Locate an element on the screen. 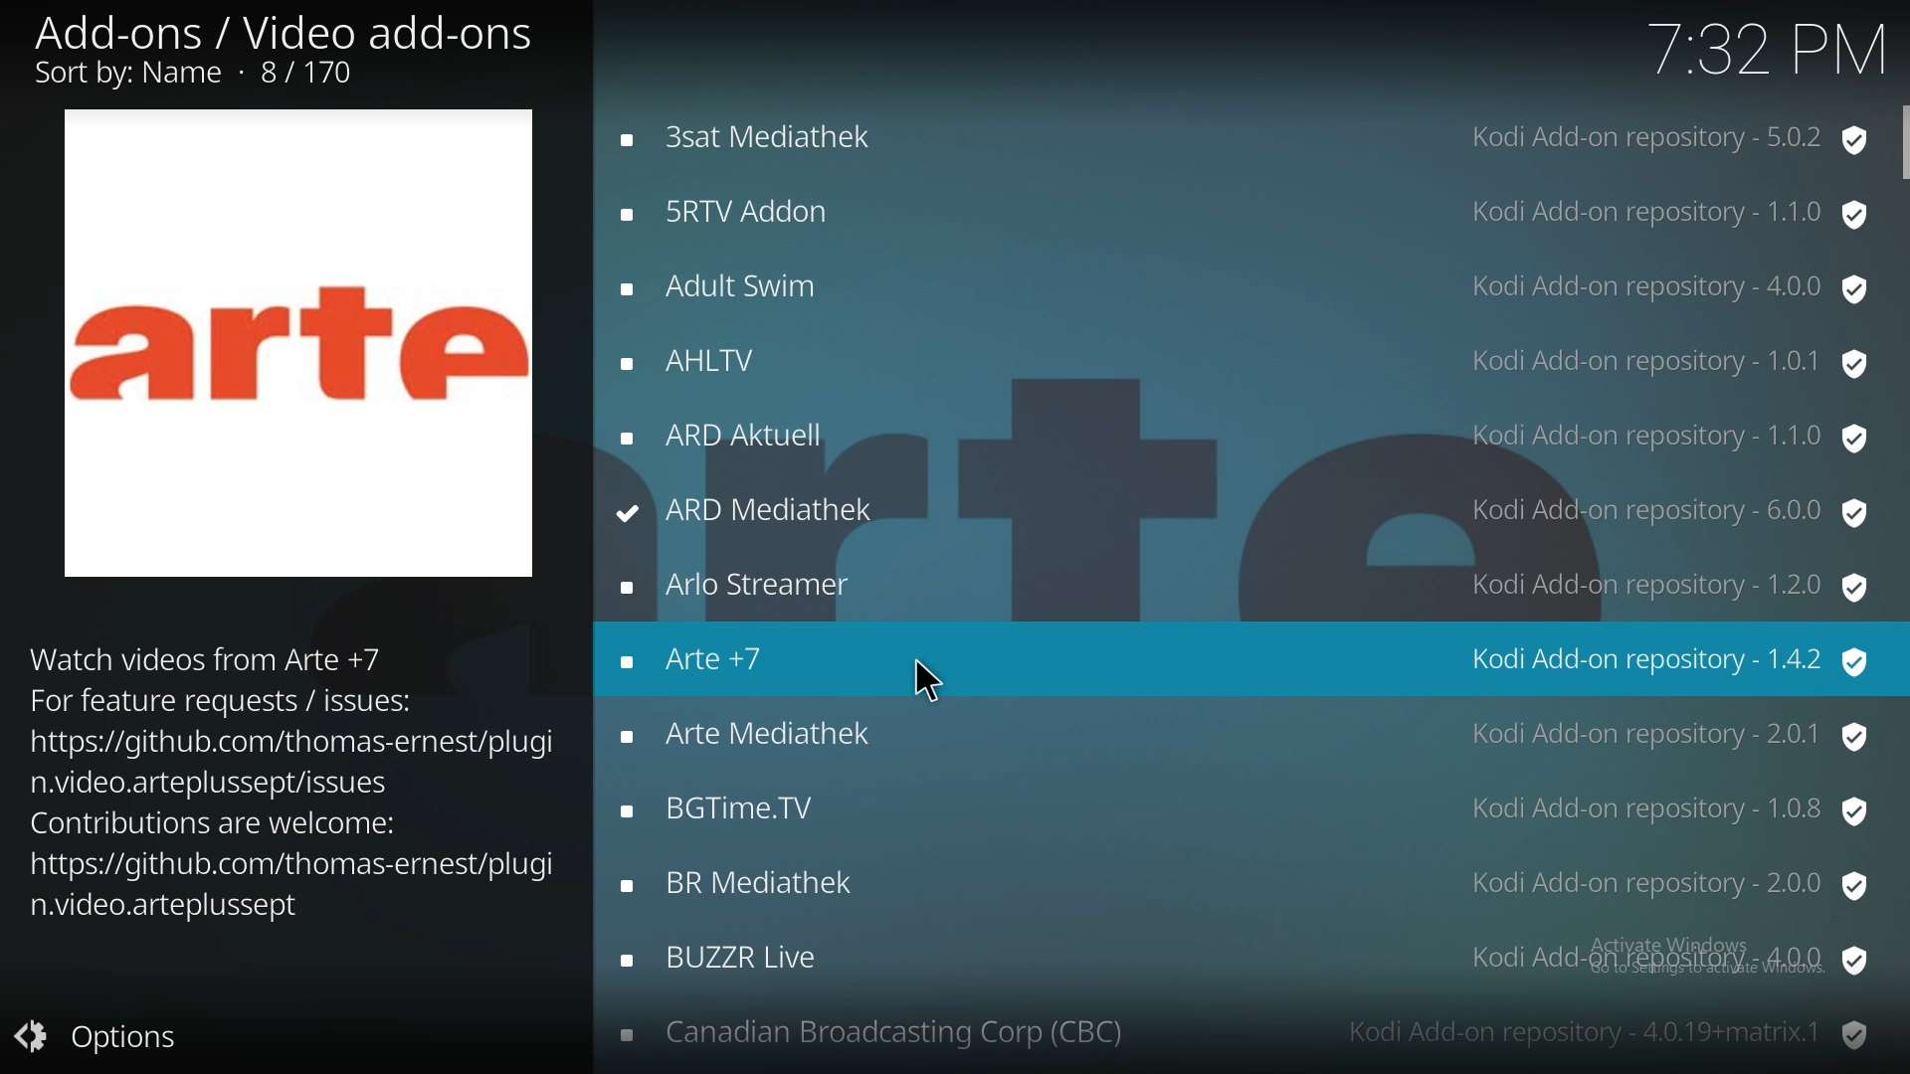 The width and height of the screenshot is (1910, 1074). options is located at coordinates (107, 1039).